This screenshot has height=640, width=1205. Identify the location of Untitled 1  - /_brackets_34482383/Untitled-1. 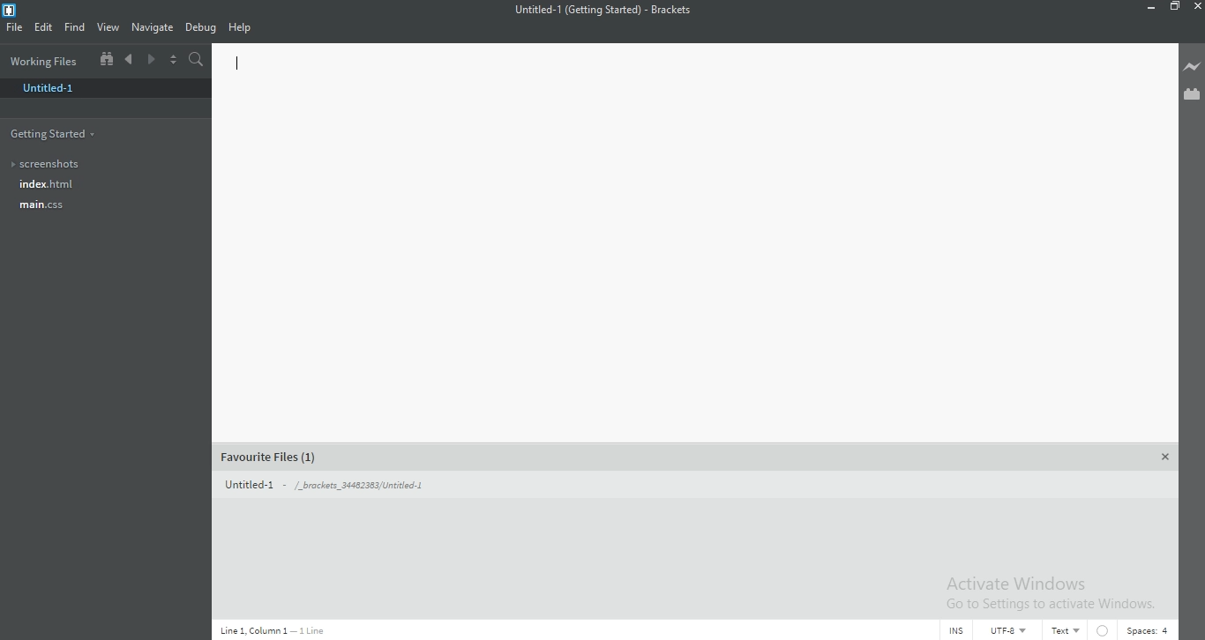
(365, 484).